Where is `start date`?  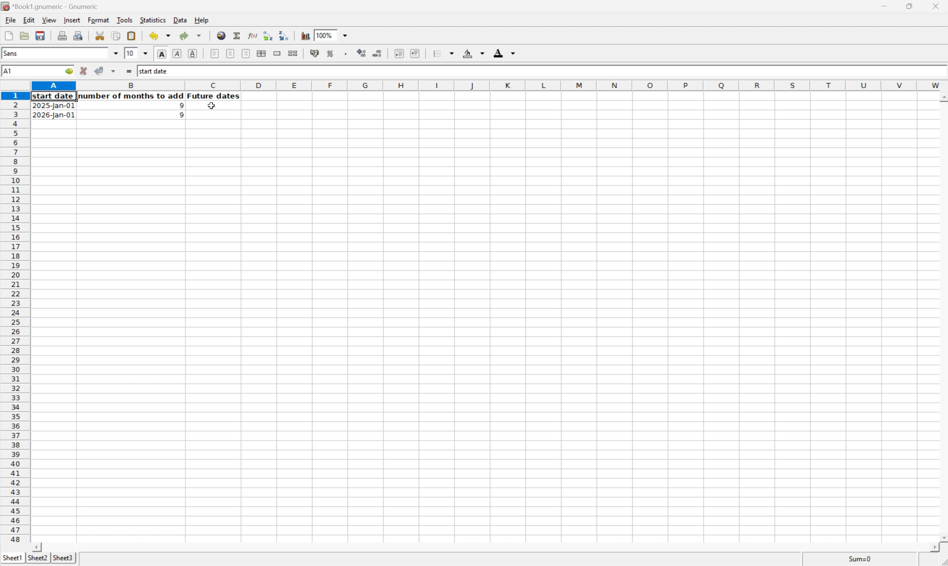
start date is located at coordinates (155, 70).